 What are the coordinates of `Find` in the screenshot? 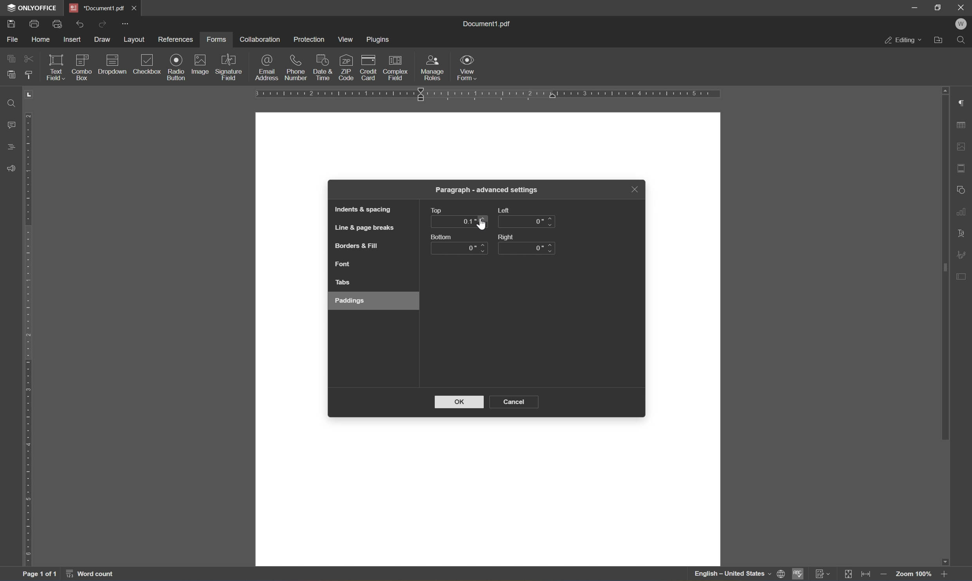 It's located at (963, 42).